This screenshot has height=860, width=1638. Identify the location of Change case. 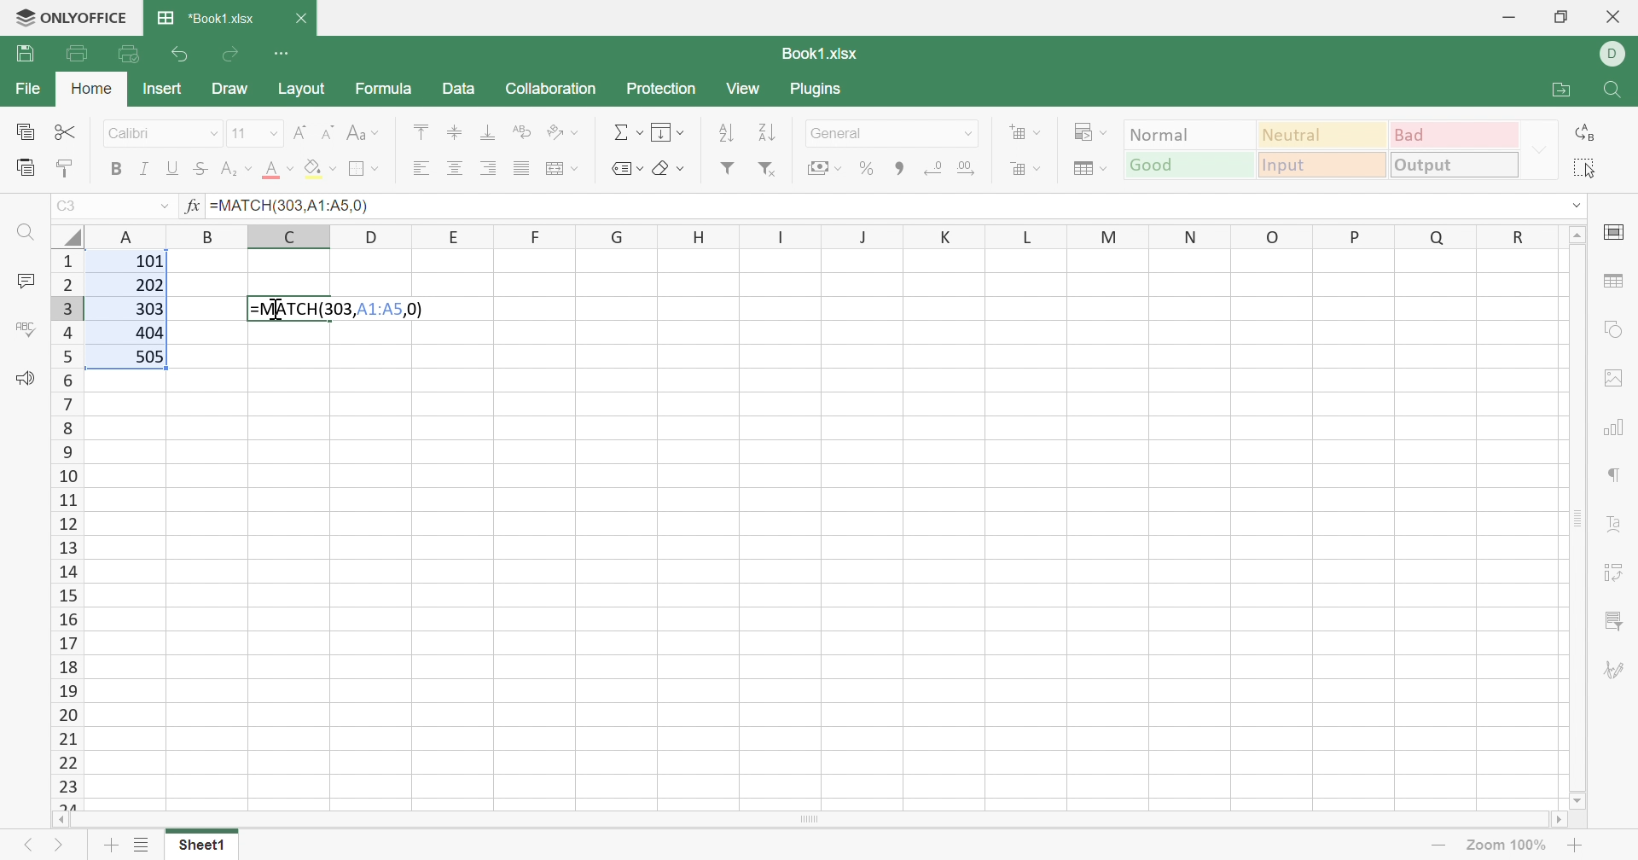
(366, 135).